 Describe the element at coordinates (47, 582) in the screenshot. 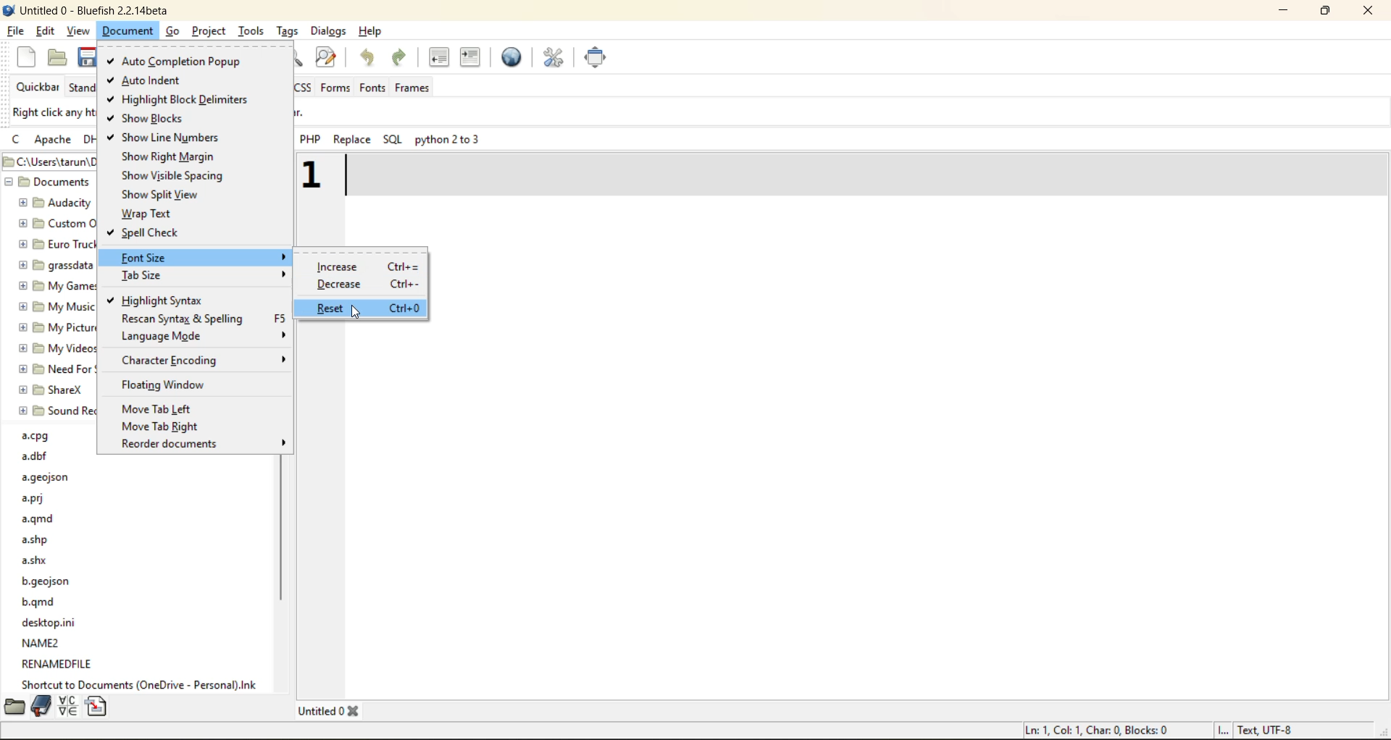

I see `b.geojson` at that location.